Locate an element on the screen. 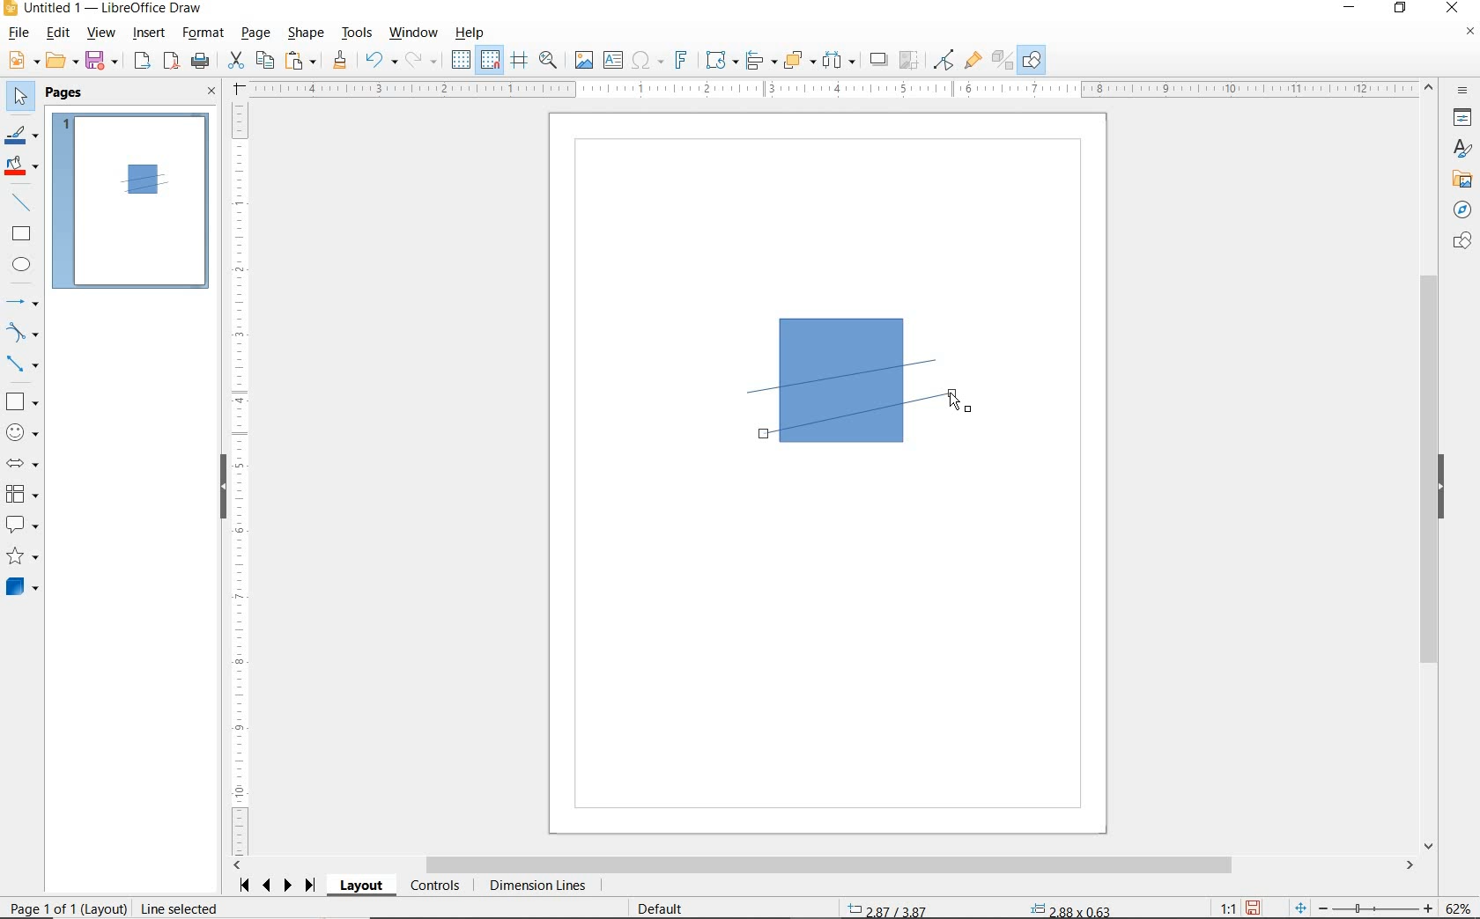 This screenshot has height=919, width=1480. SELECT is located at coordinates (18, 99).